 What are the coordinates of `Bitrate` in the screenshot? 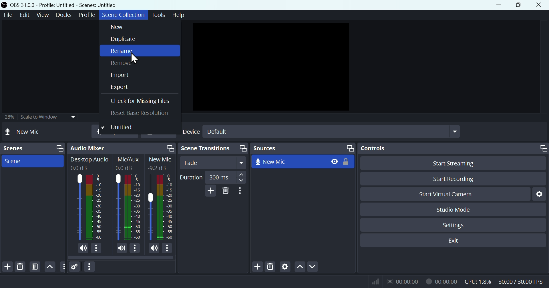 It's located at (376, 281).